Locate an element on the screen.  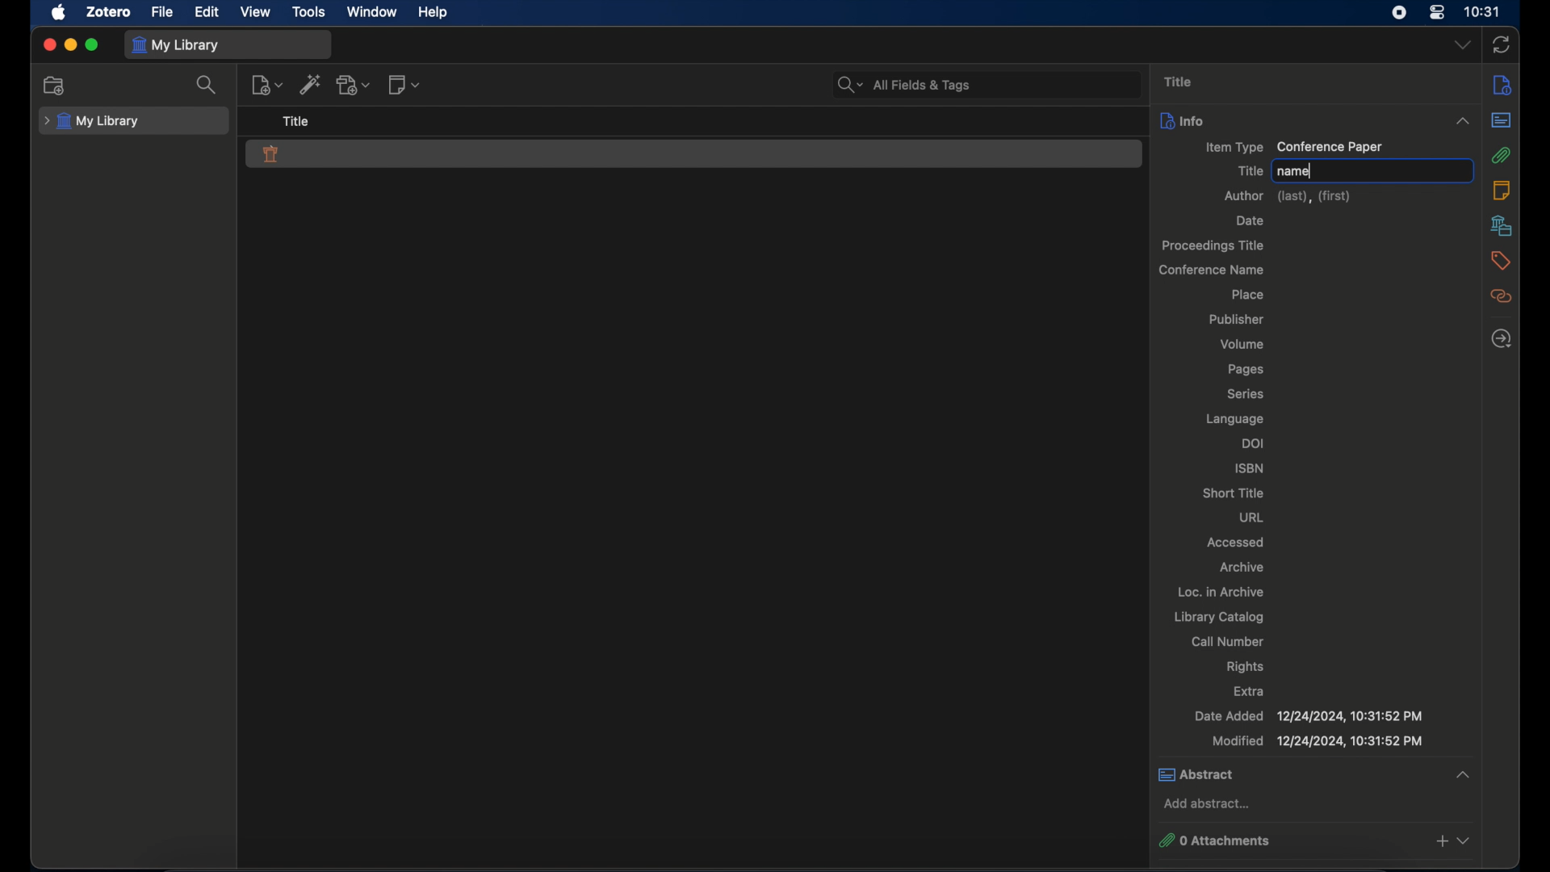
dropdown is located at coordinates (1464, 45).